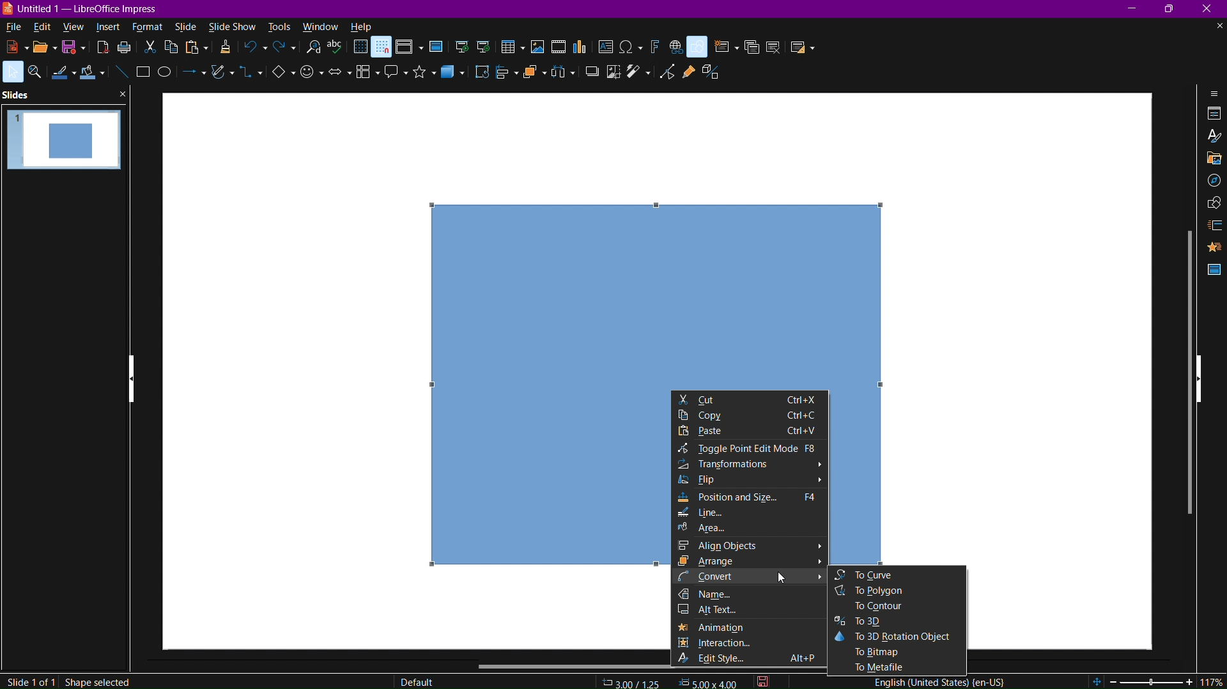 The image size is (1227, 689). I want to click on Line Color, so click(63, 75).